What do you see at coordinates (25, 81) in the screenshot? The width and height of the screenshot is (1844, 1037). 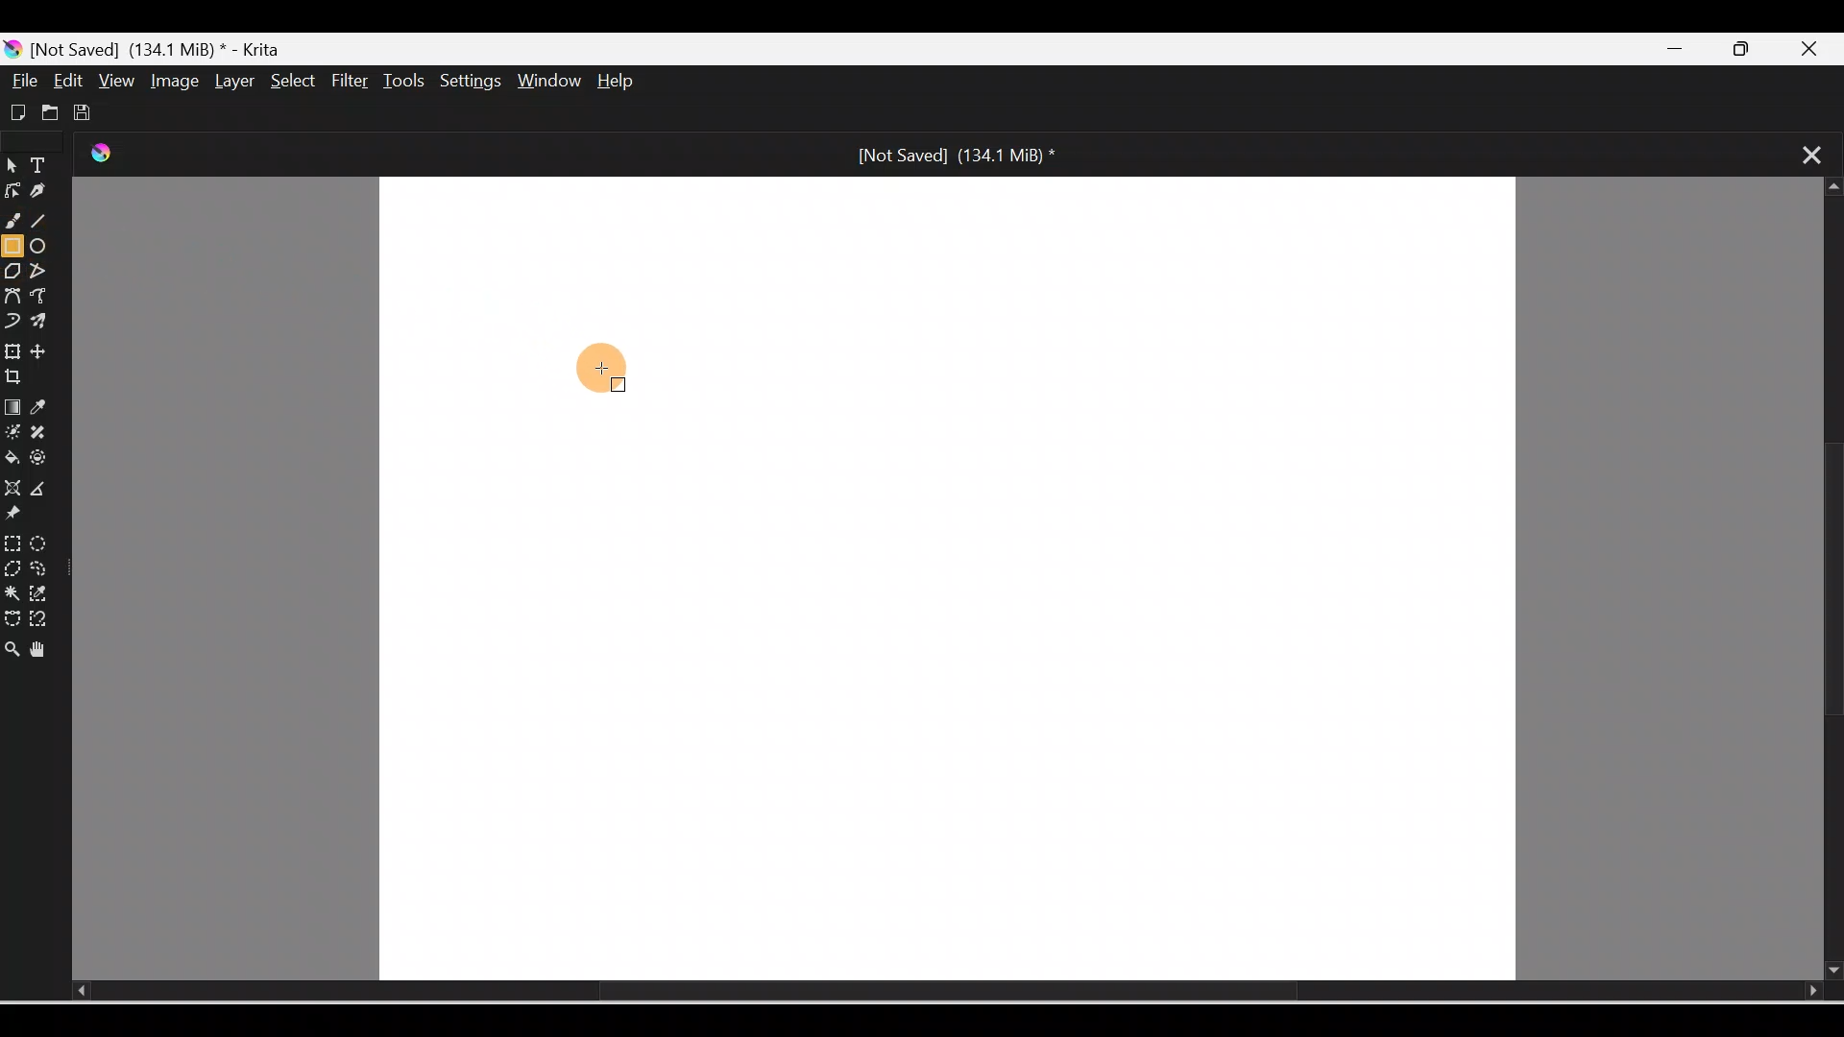 I see `File` at bounding box center [25, 81].